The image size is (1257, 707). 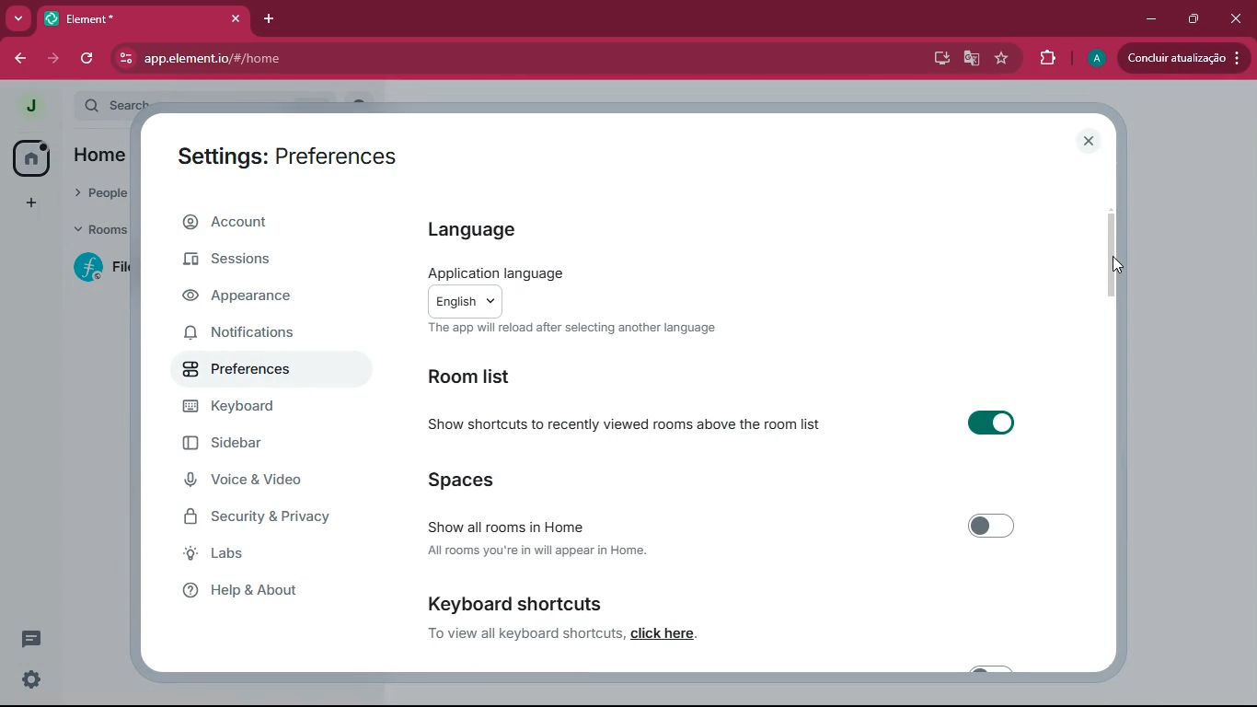 I want to click on room list, so click(x=488, y=375).